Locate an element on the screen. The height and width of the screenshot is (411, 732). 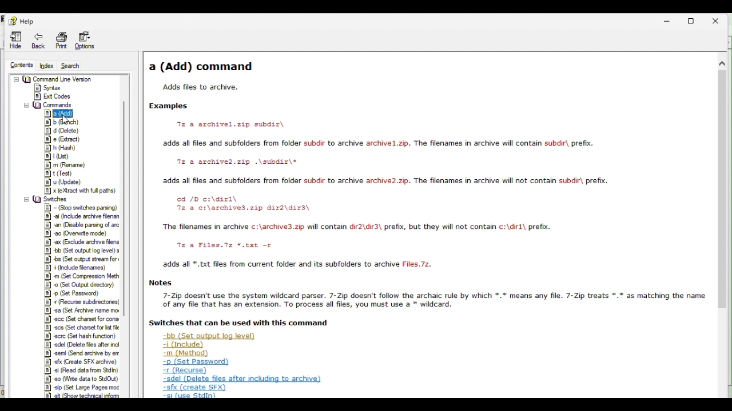
-bb is located at coordinates (207, 336).